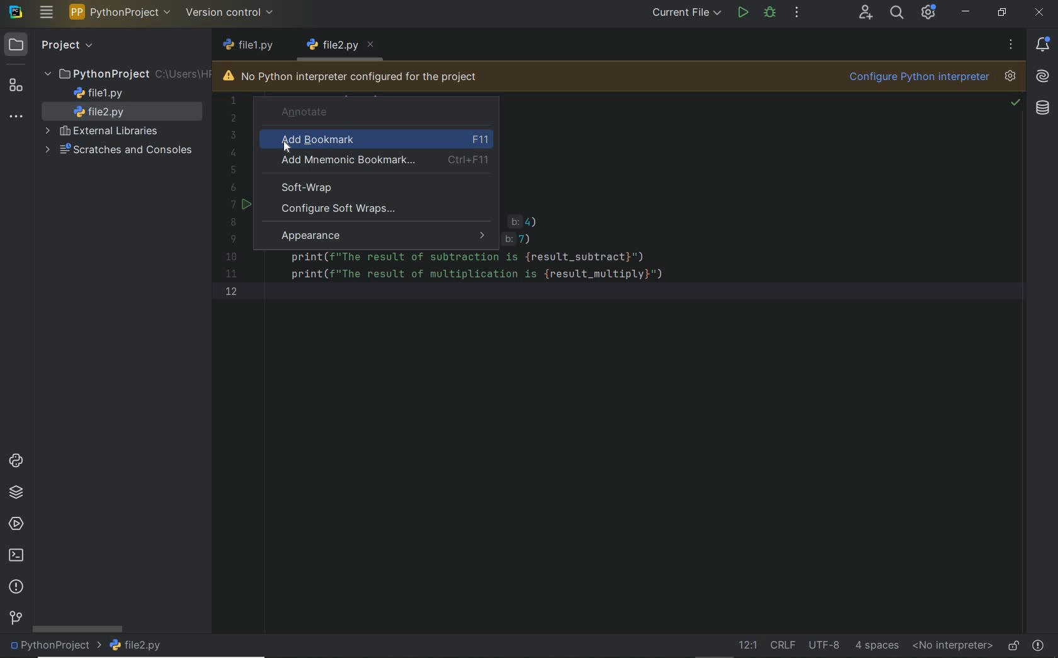  I want to click on close, so click(375, 43).